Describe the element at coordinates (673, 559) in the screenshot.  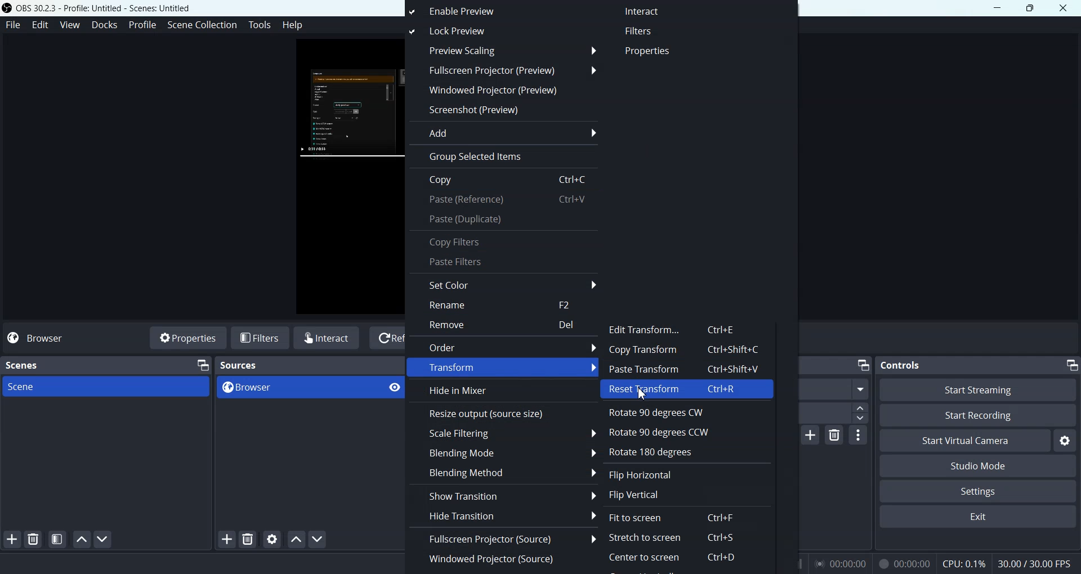
I see `Center to screen` at that location.